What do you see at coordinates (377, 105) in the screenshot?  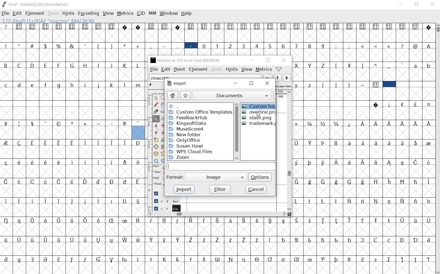 I see `Symbol` at bounding box center [377, 105].